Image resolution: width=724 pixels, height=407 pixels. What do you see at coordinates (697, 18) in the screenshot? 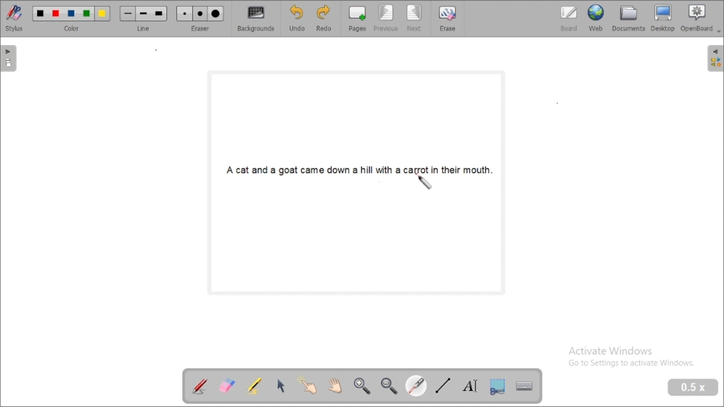
I see `openboard` at bounding box center [697, 18].